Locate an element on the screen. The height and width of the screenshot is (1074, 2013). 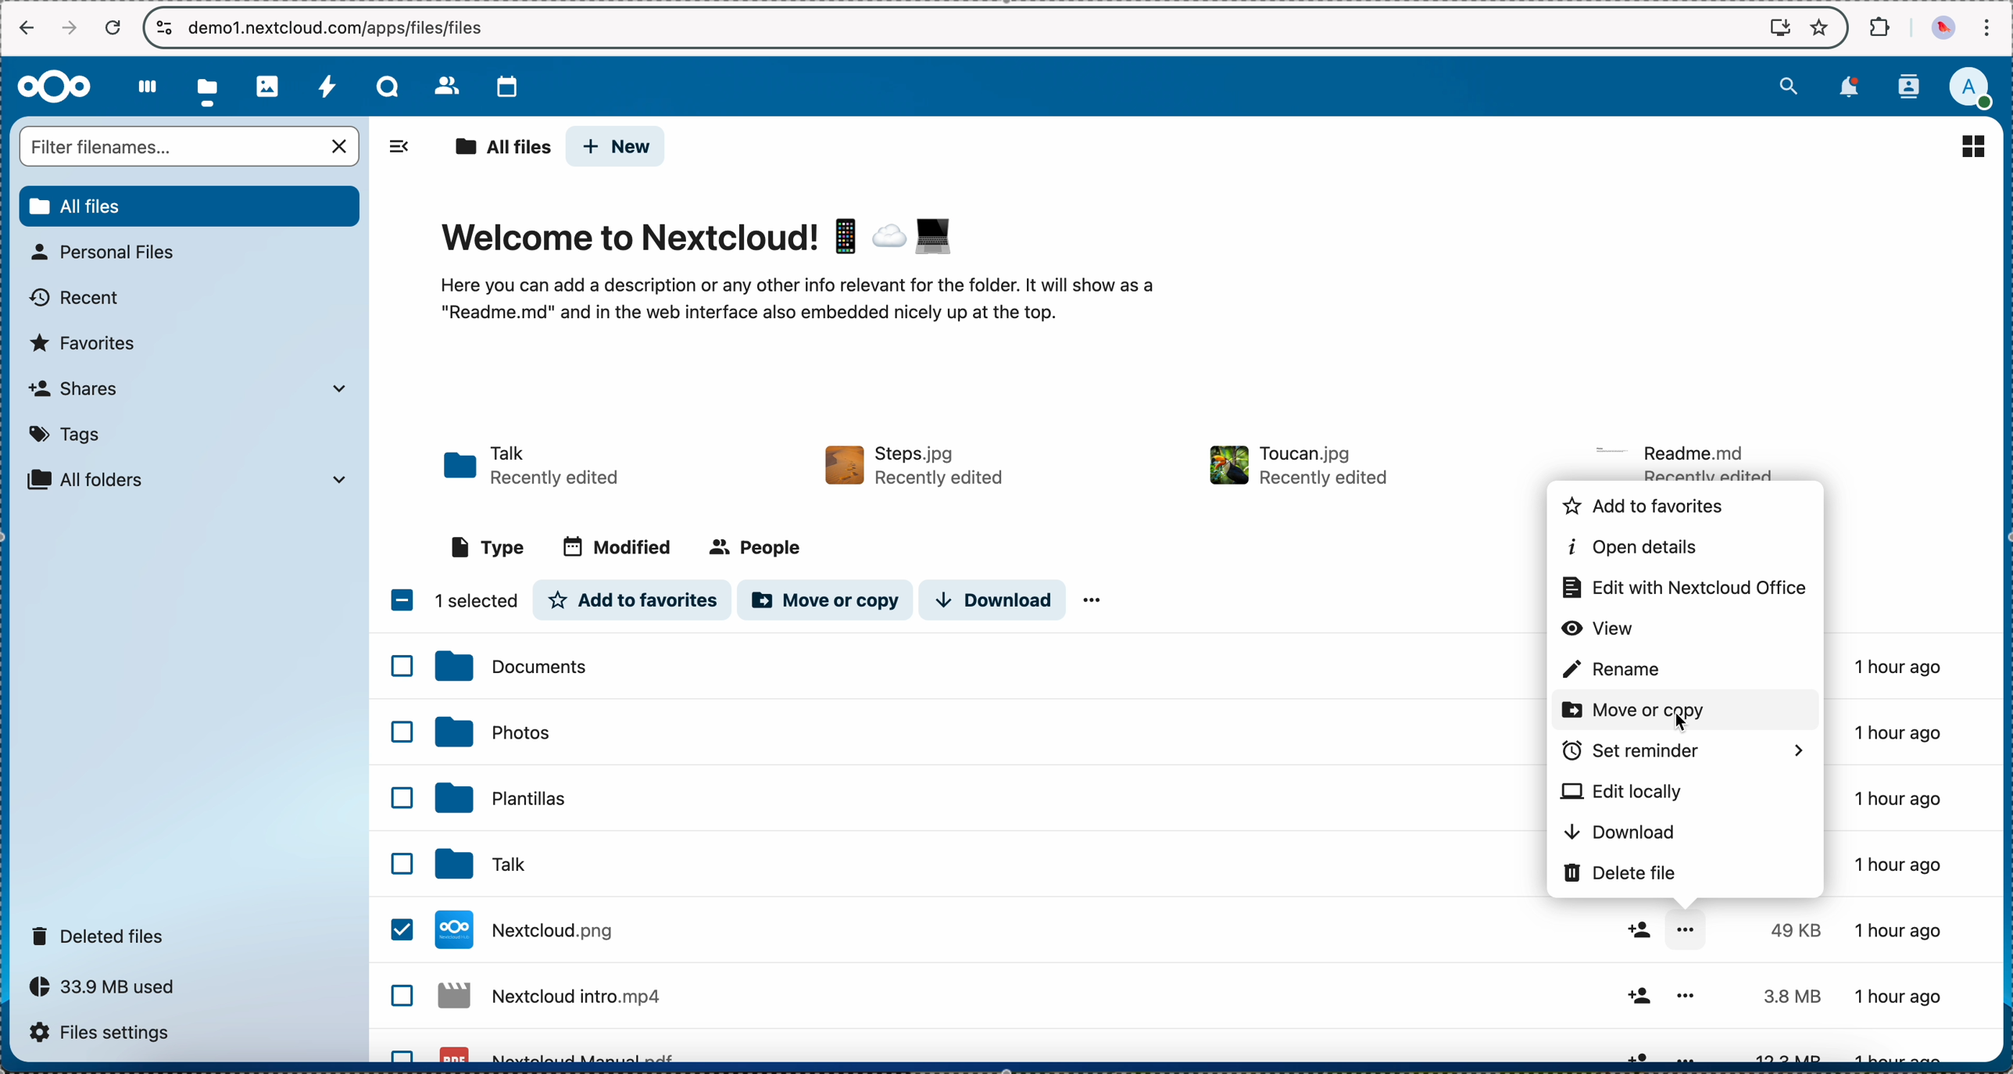
documents is located at coordinates (980, 665).